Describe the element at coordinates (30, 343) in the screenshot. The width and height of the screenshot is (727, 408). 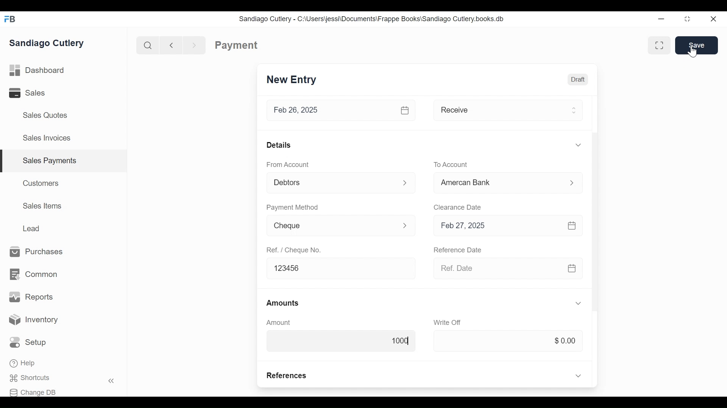
I see `Setup` at that location.